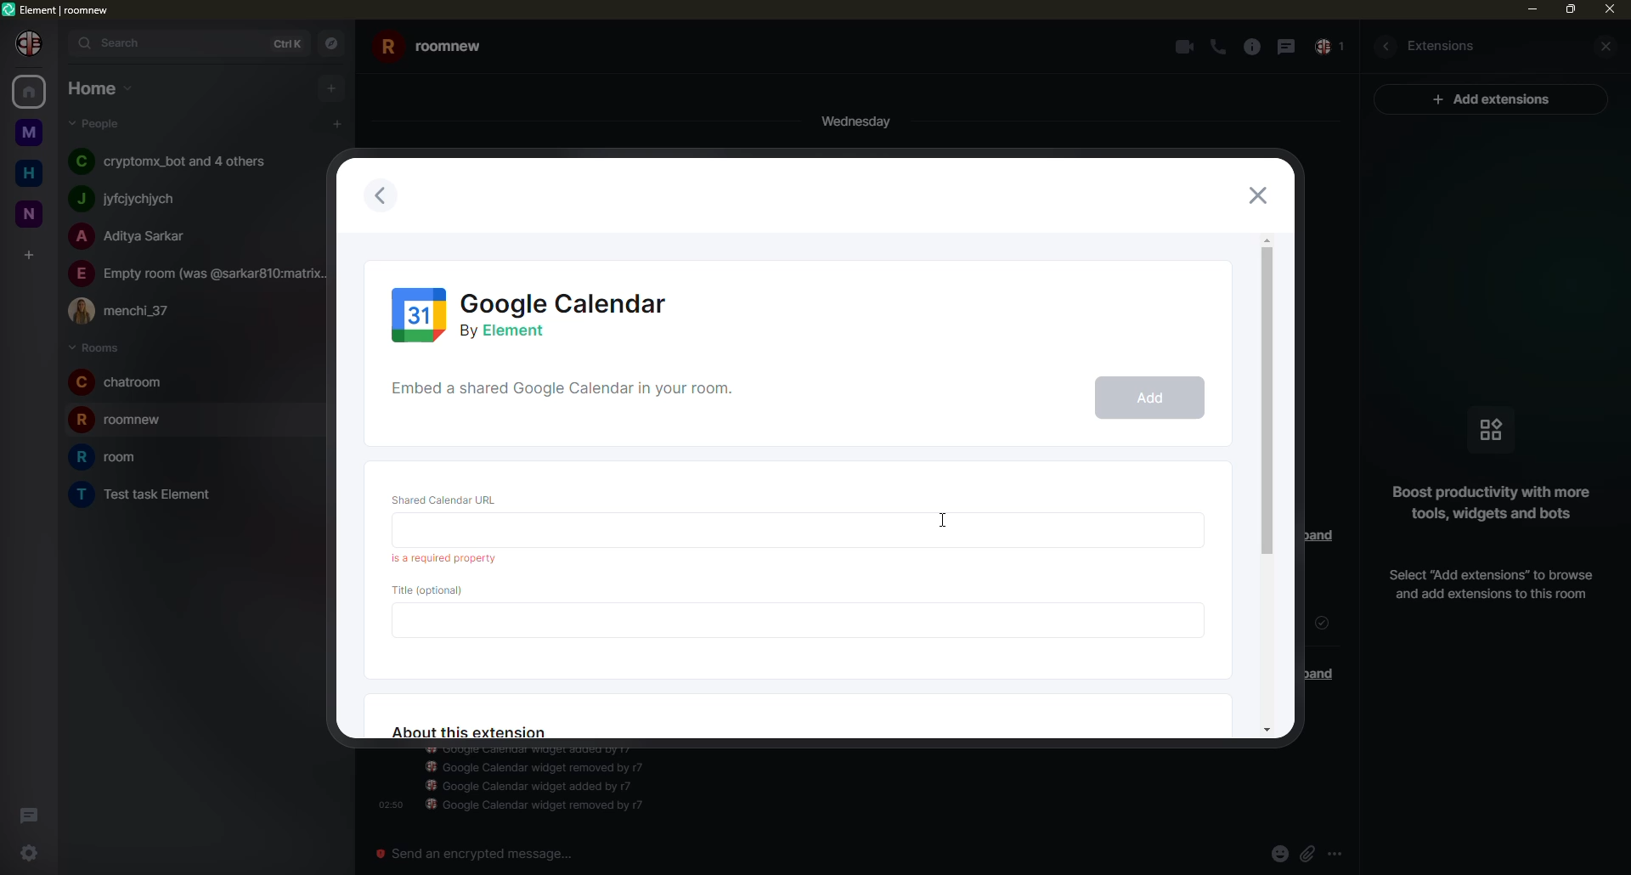 This screenshot has height=875, width=1631. I want to click on vertical scrollbar, so click(1621, 462).